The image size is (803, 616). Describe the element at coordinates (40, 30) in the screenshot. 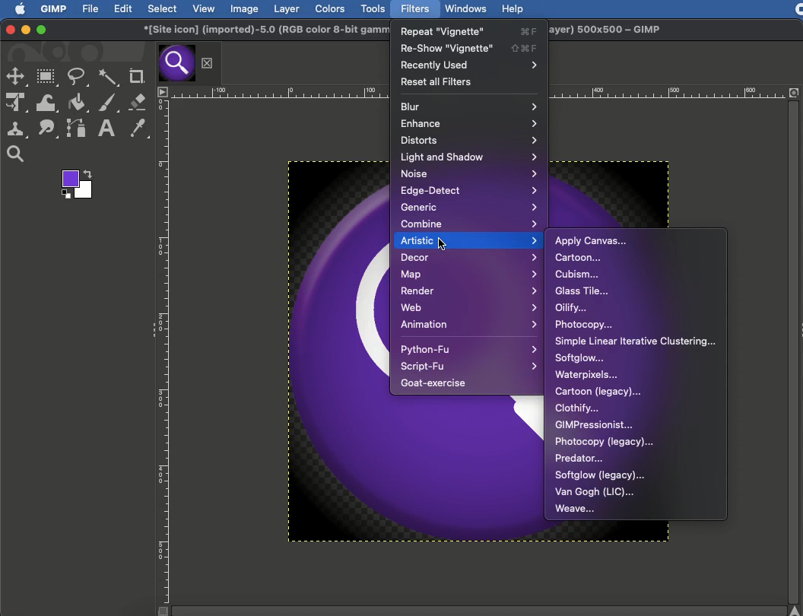

I see `Maximize` at that location.